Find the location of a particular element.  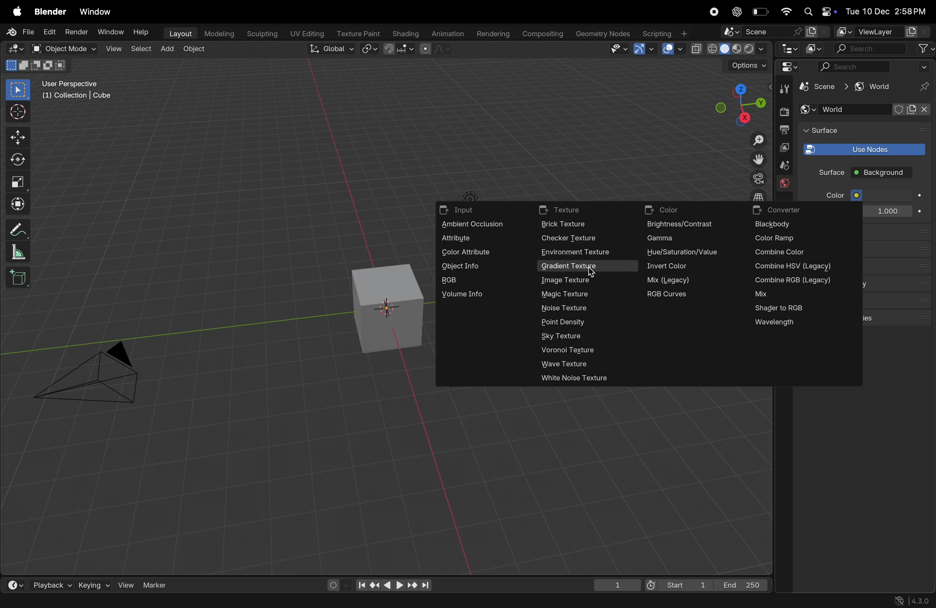

magic texture is located at coordinates (568, 295).